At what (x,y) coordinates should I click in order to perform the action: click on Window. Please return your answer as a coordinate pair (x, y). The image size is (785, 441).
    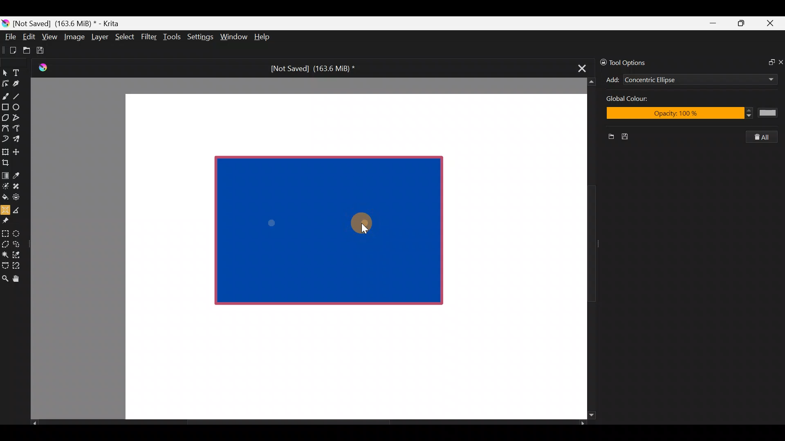
    Looking at the image, I should click on (233, 38).